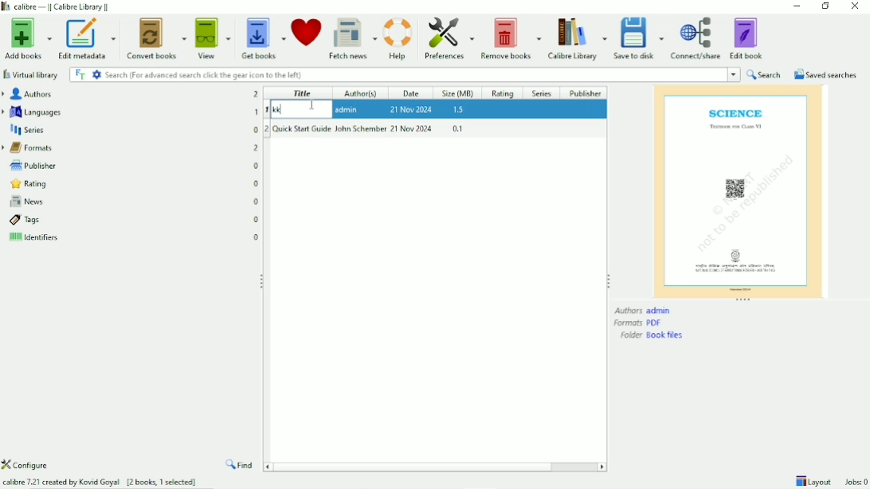  I want to click on Calibre Library, so click(576, 38).